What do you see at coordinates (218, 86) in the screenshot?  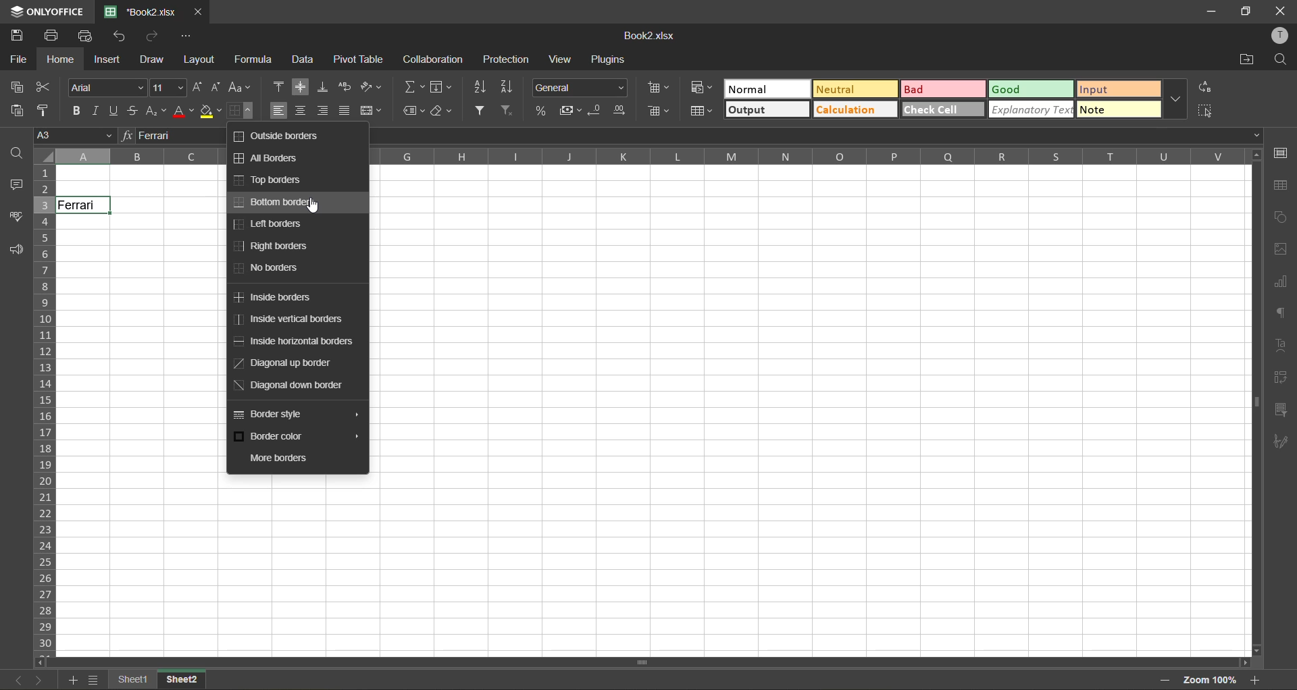 I see `decrement size` at bounding box center [218, 86].